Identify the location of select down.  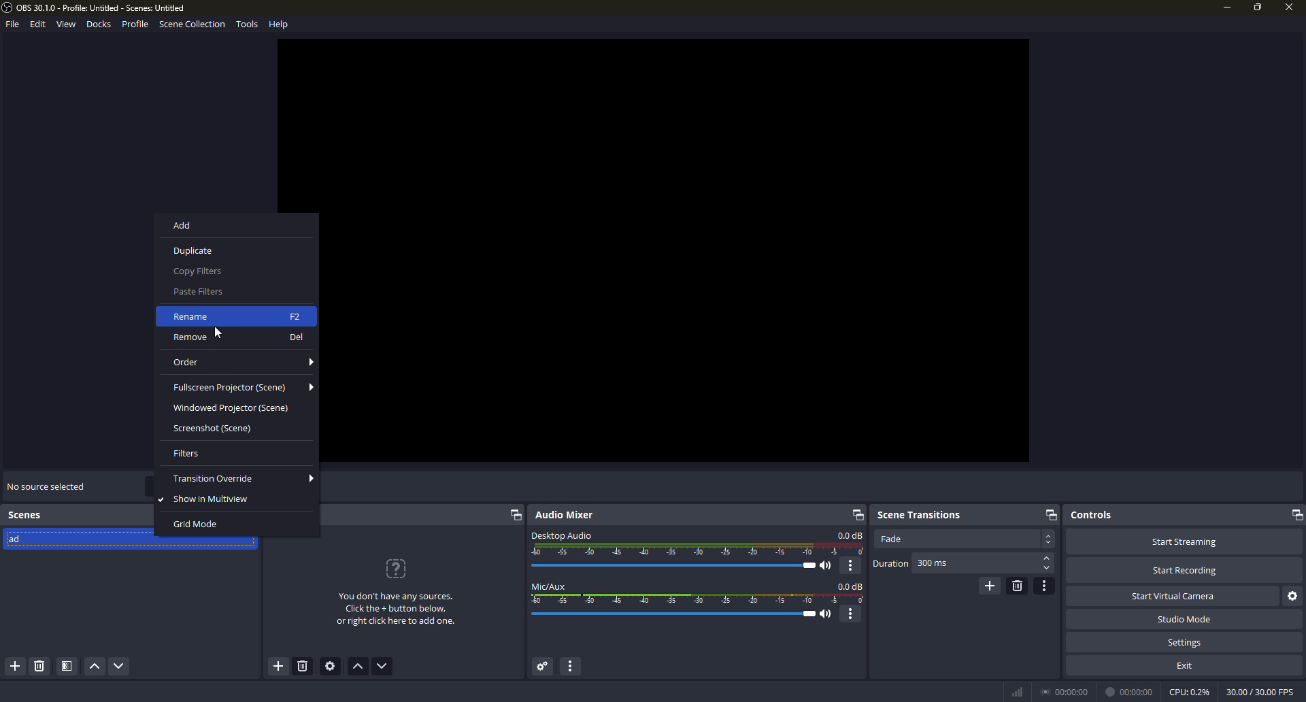
(1047, 569).